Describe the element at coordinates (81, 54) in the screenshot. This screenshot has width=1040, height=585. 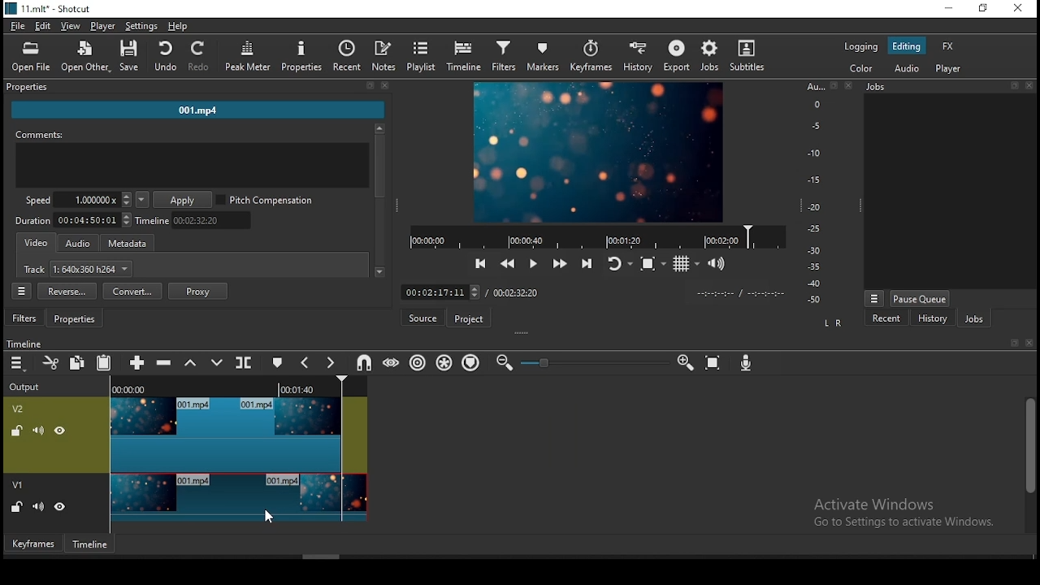
I see `open other` at that location.